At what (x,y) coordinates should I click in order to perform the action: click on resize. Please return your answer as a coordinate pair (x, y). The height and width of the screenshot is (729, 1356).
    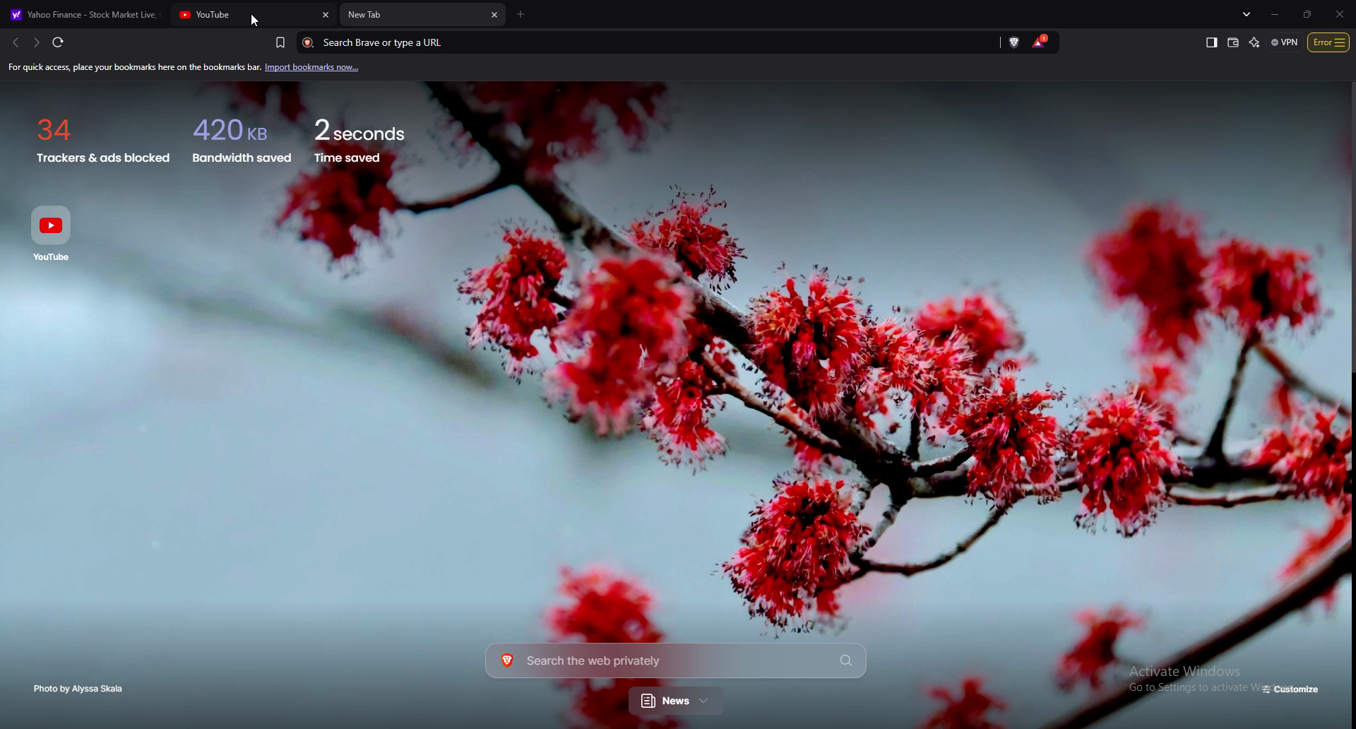
    Looking at the image, I should click on (1306, 13).